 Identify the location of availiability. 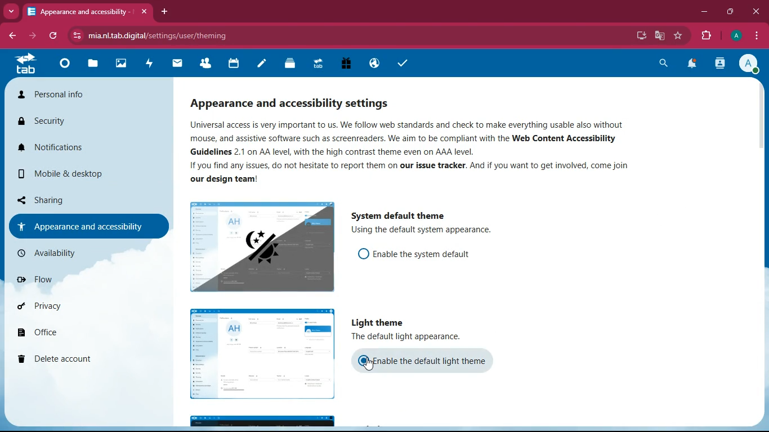
(85, 254).